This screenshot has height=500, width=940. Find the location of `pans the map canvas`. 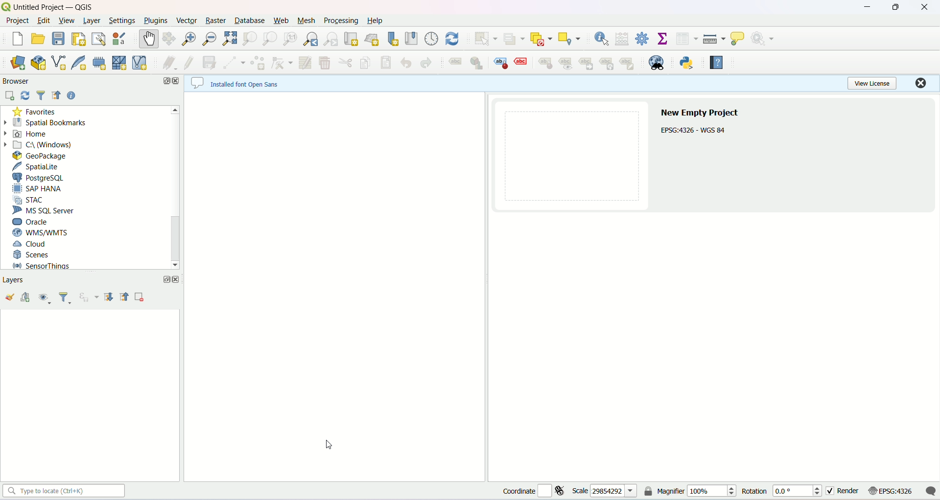

pans the map canvas is located at coordinates (169, 39).